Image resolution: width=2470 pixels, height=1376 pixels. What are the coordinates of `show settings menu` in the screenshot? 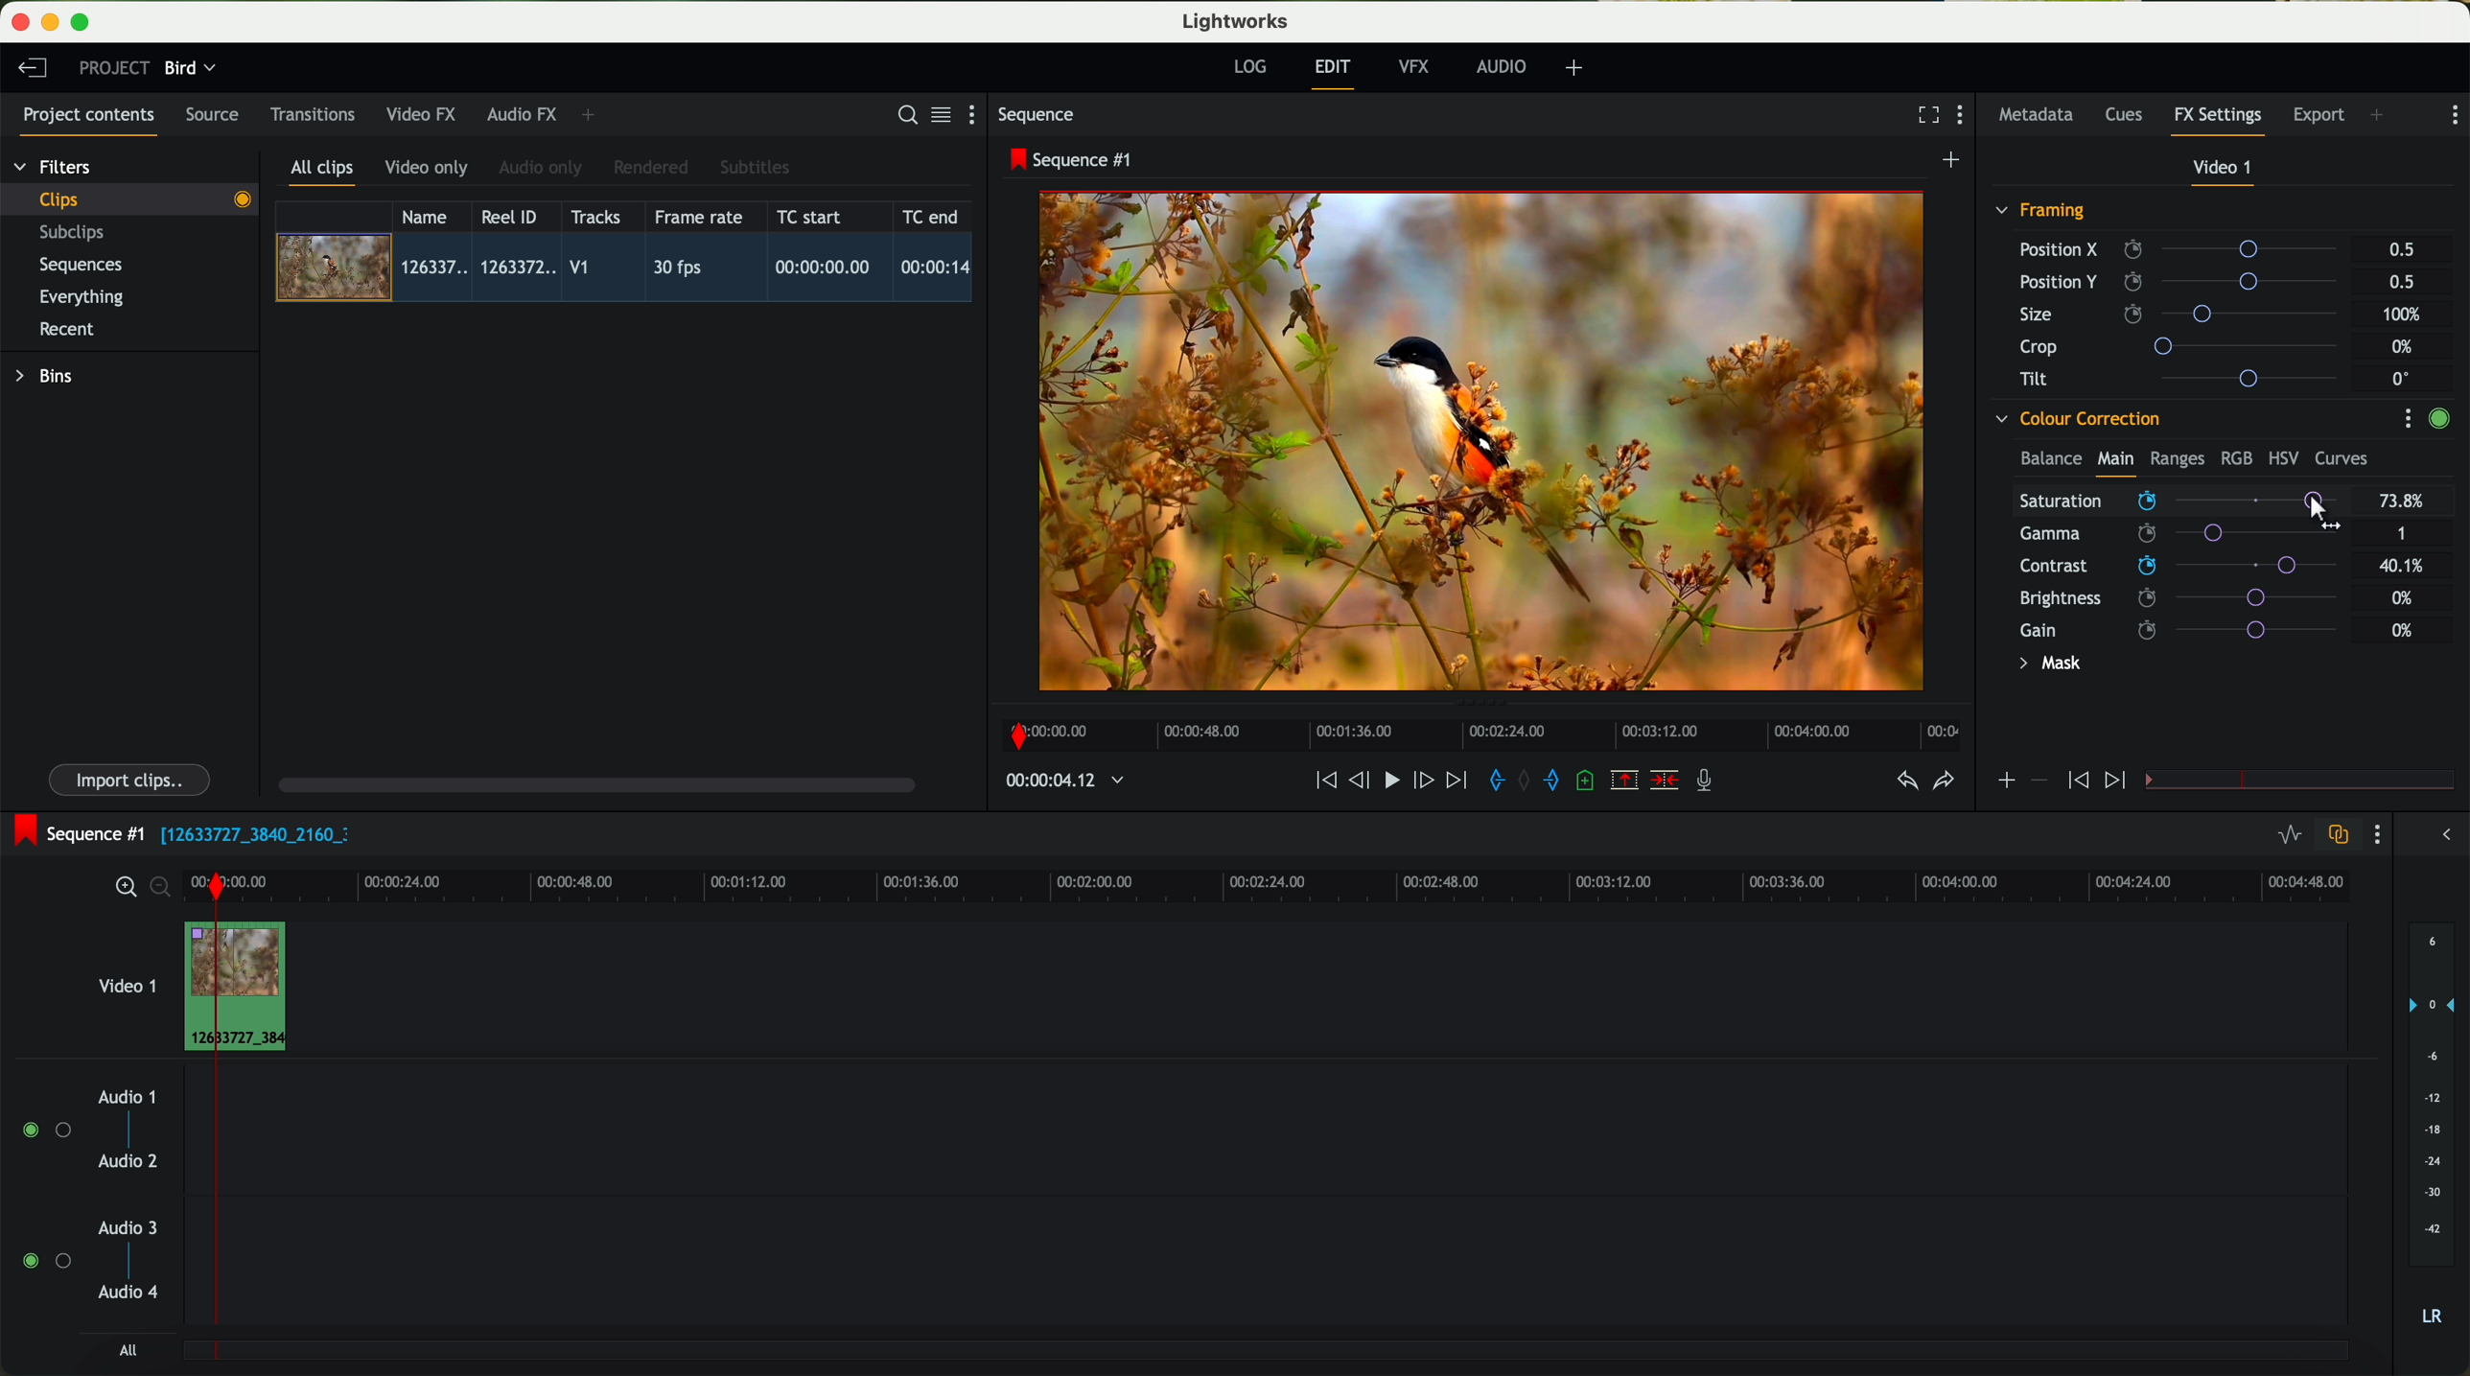 It's located at (2407, 418).